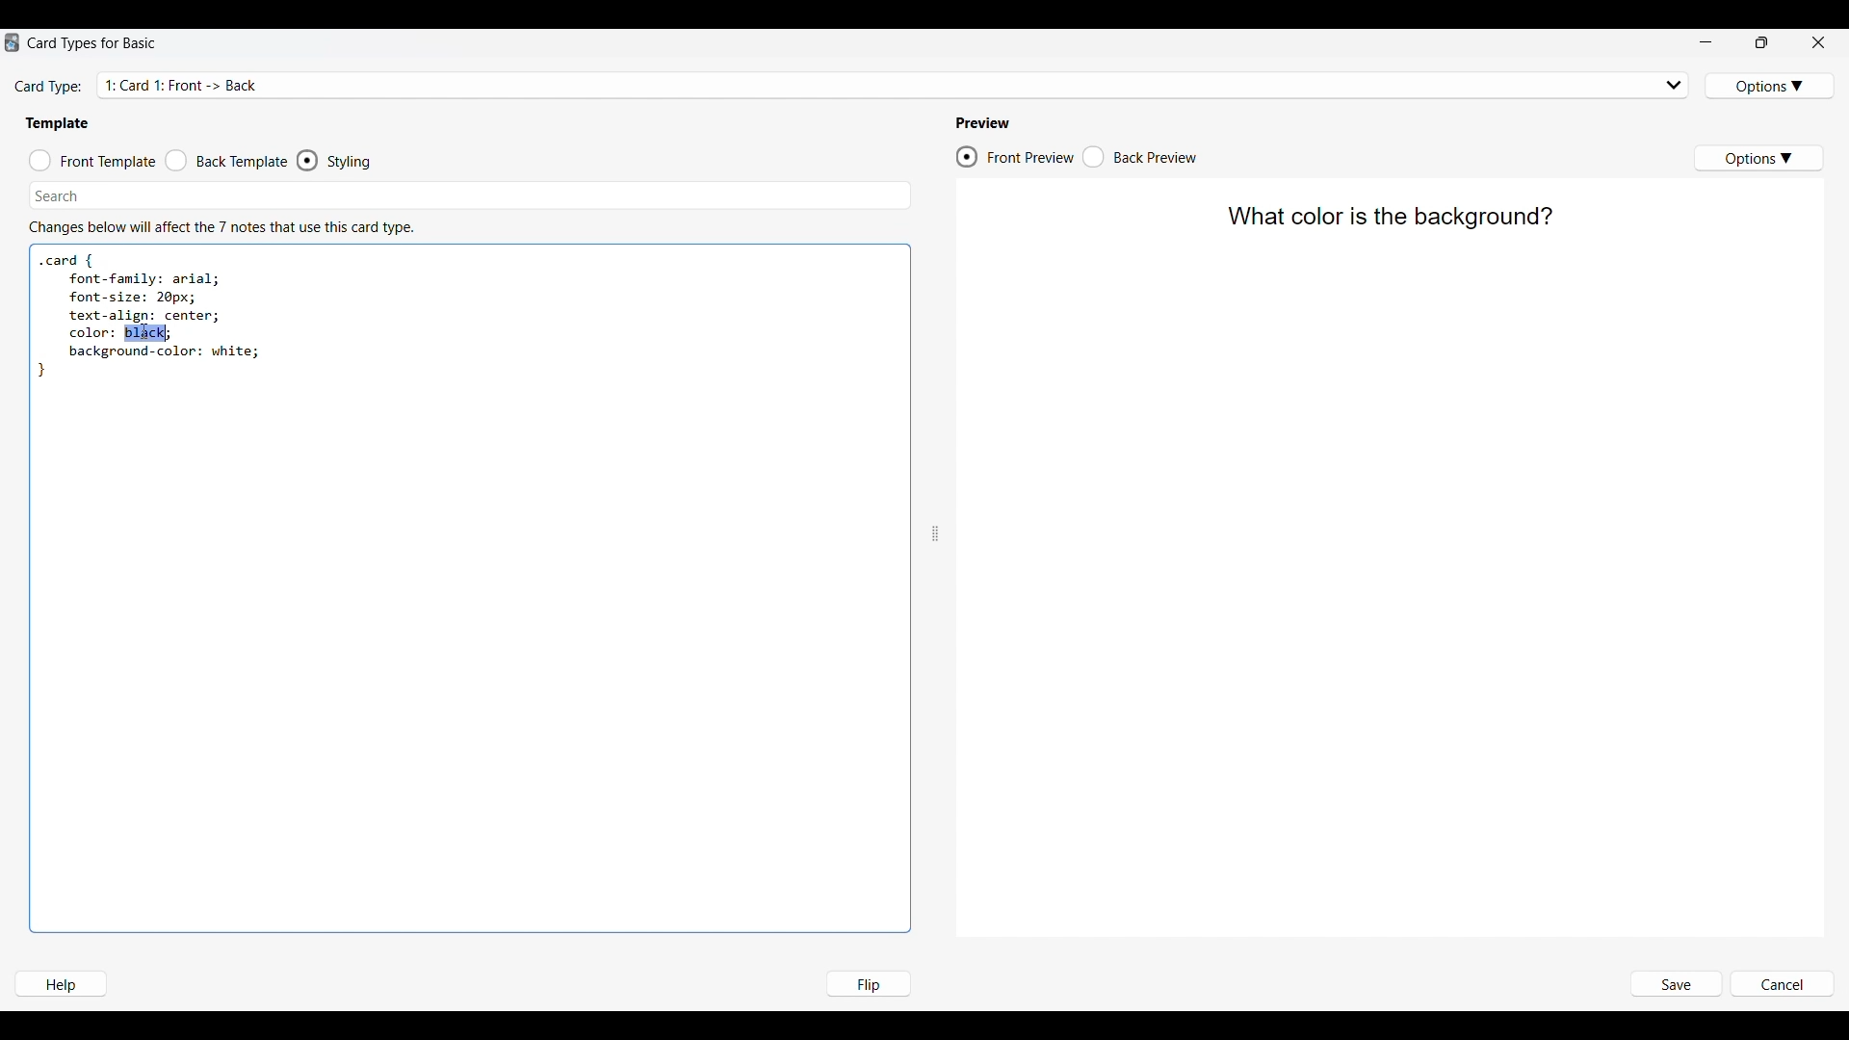  What do you see at coordinates (1762, 42) in the screenshot?
I see `Show interface in smaller tab` at bounding box center [1762, 42].